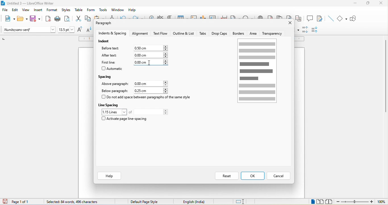 The height and width of the screenshot is (205, 388). What do you see at coordinates (103, 118) in the screenshot?
I see `checkbox` at bounding box center [103, 118].